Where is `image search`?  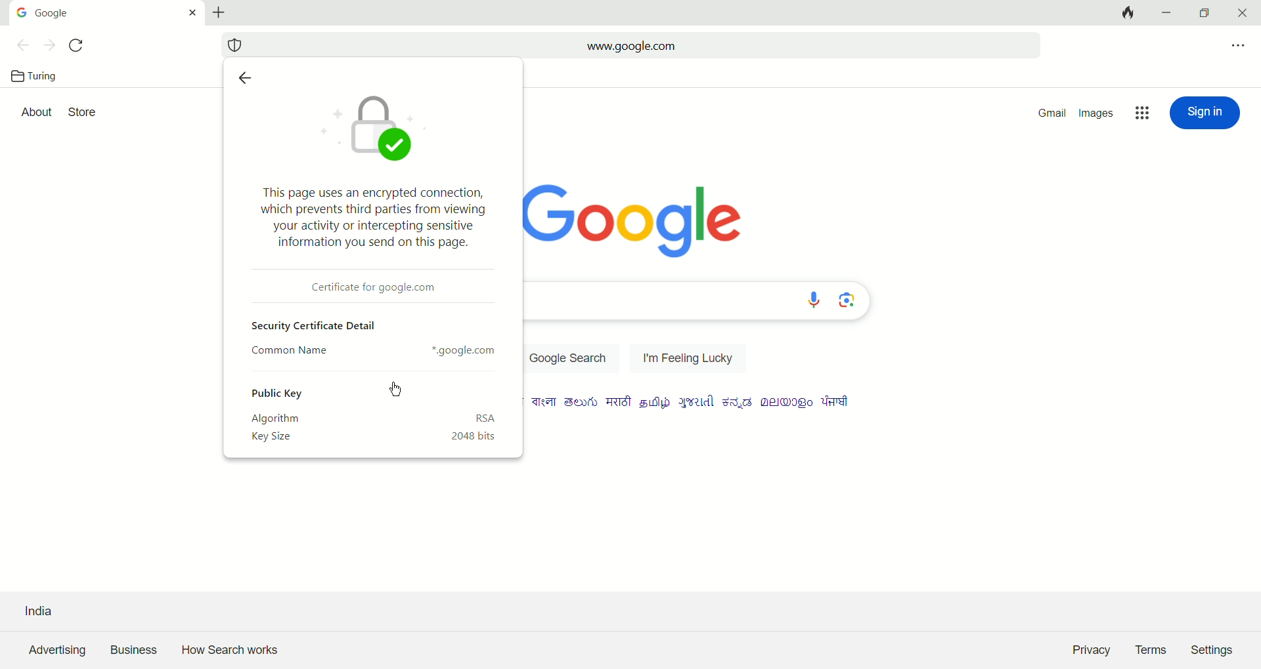 image search is located at coordinates (848, 300).